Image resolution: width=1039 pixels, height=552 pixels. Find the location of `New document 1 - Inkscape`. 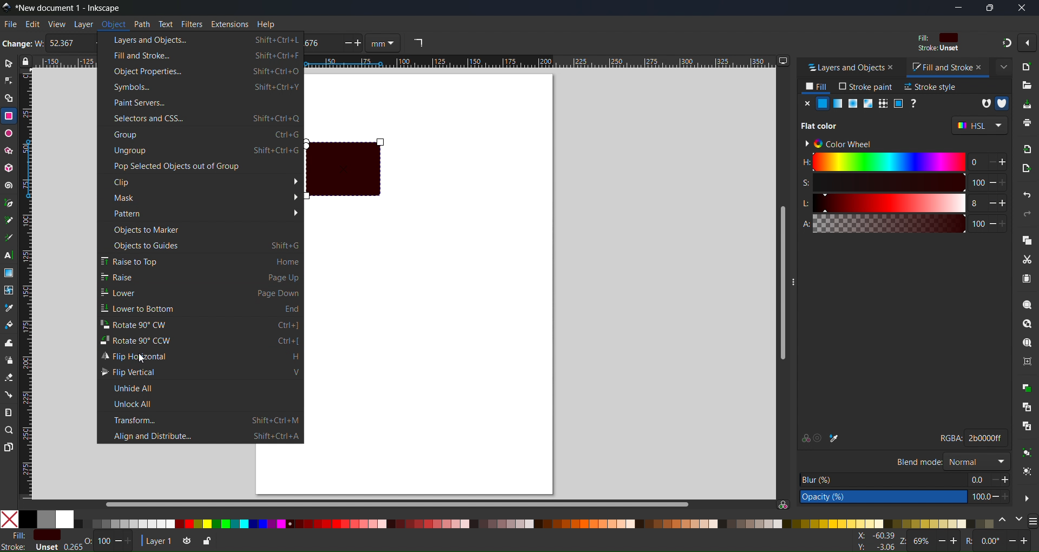

New document 1 - Inkscape is located at coordinates (73, 7).